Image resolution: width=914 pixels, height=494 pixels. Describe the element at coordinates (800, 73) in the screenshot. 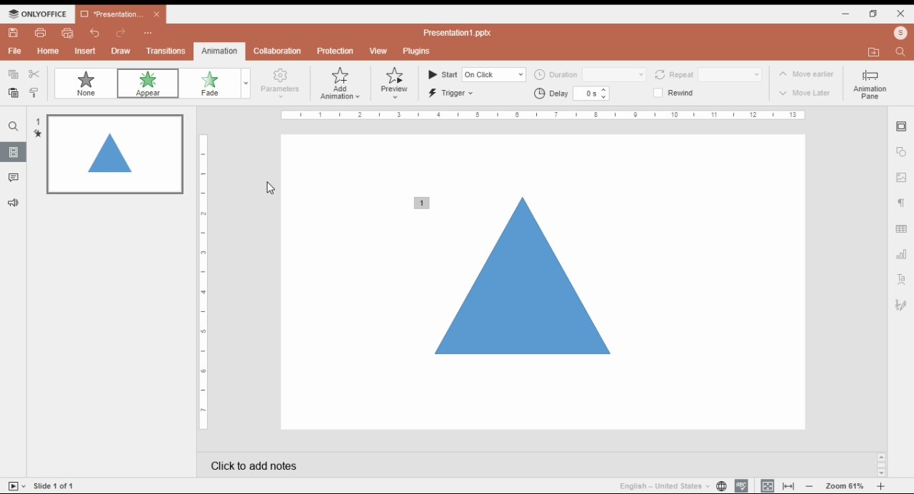

I see `move erlier` at that location.